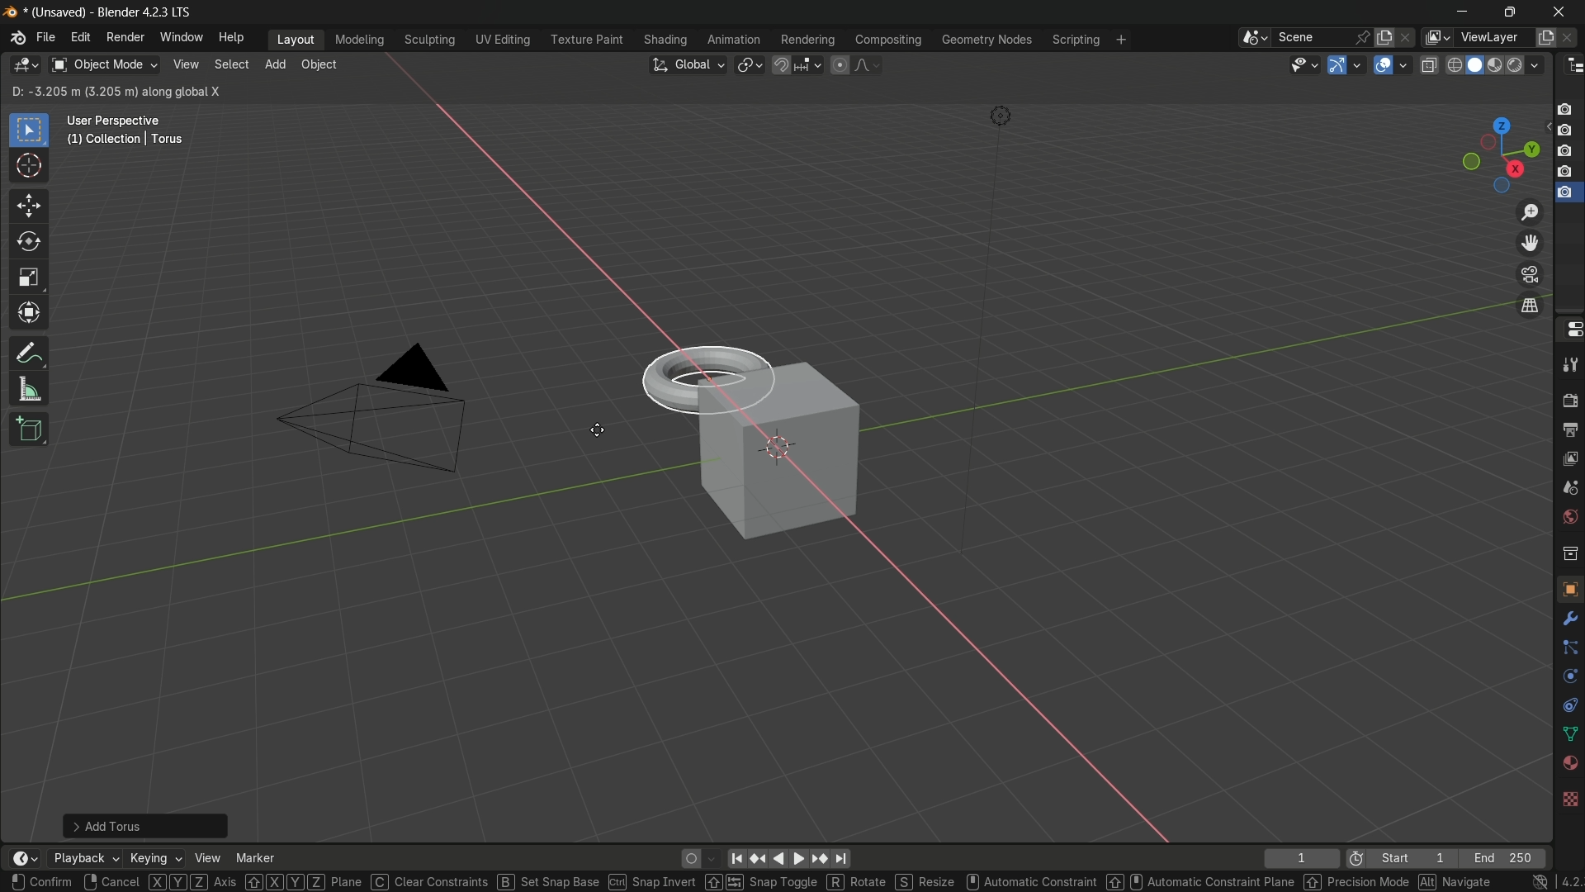 This screenshot has width=1585, height=892. What do you see at coordinates (1568, 677) in the screenshot?
I see `physics` at bounding box center [1568, 677].